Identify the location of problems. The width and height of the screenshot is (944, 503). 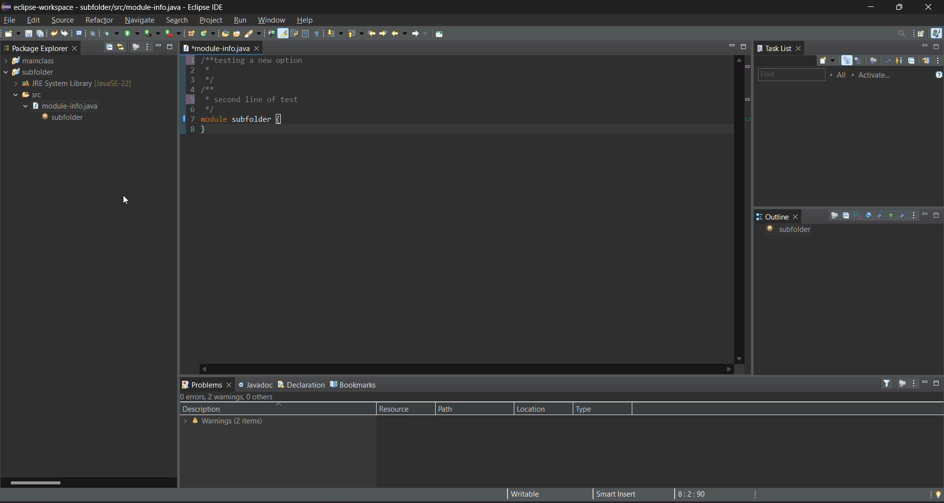
(207, 384).